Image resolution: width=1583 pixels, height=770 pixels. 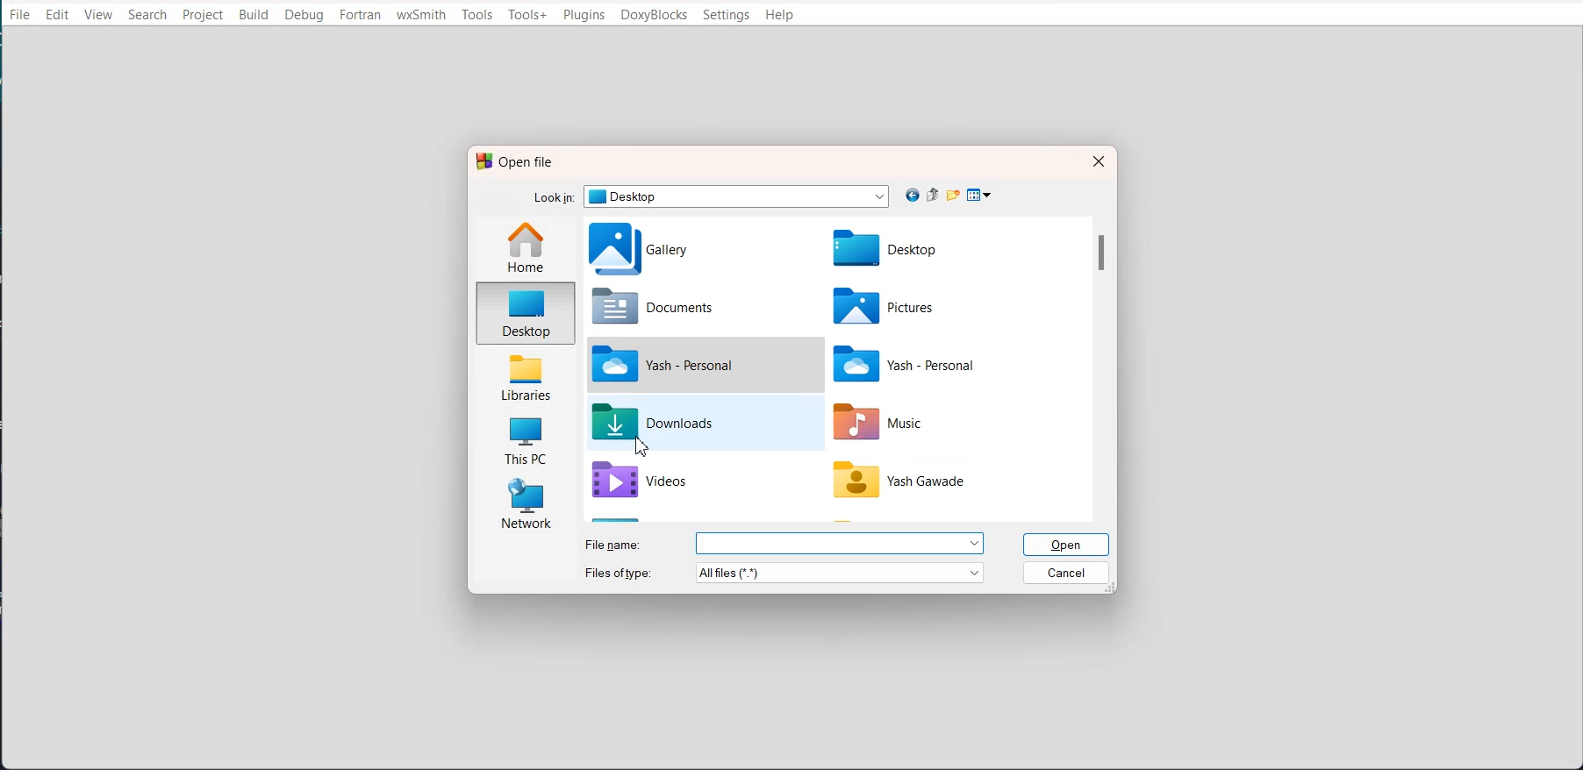 I want to click on Downloads, so click(x=692, y=423).